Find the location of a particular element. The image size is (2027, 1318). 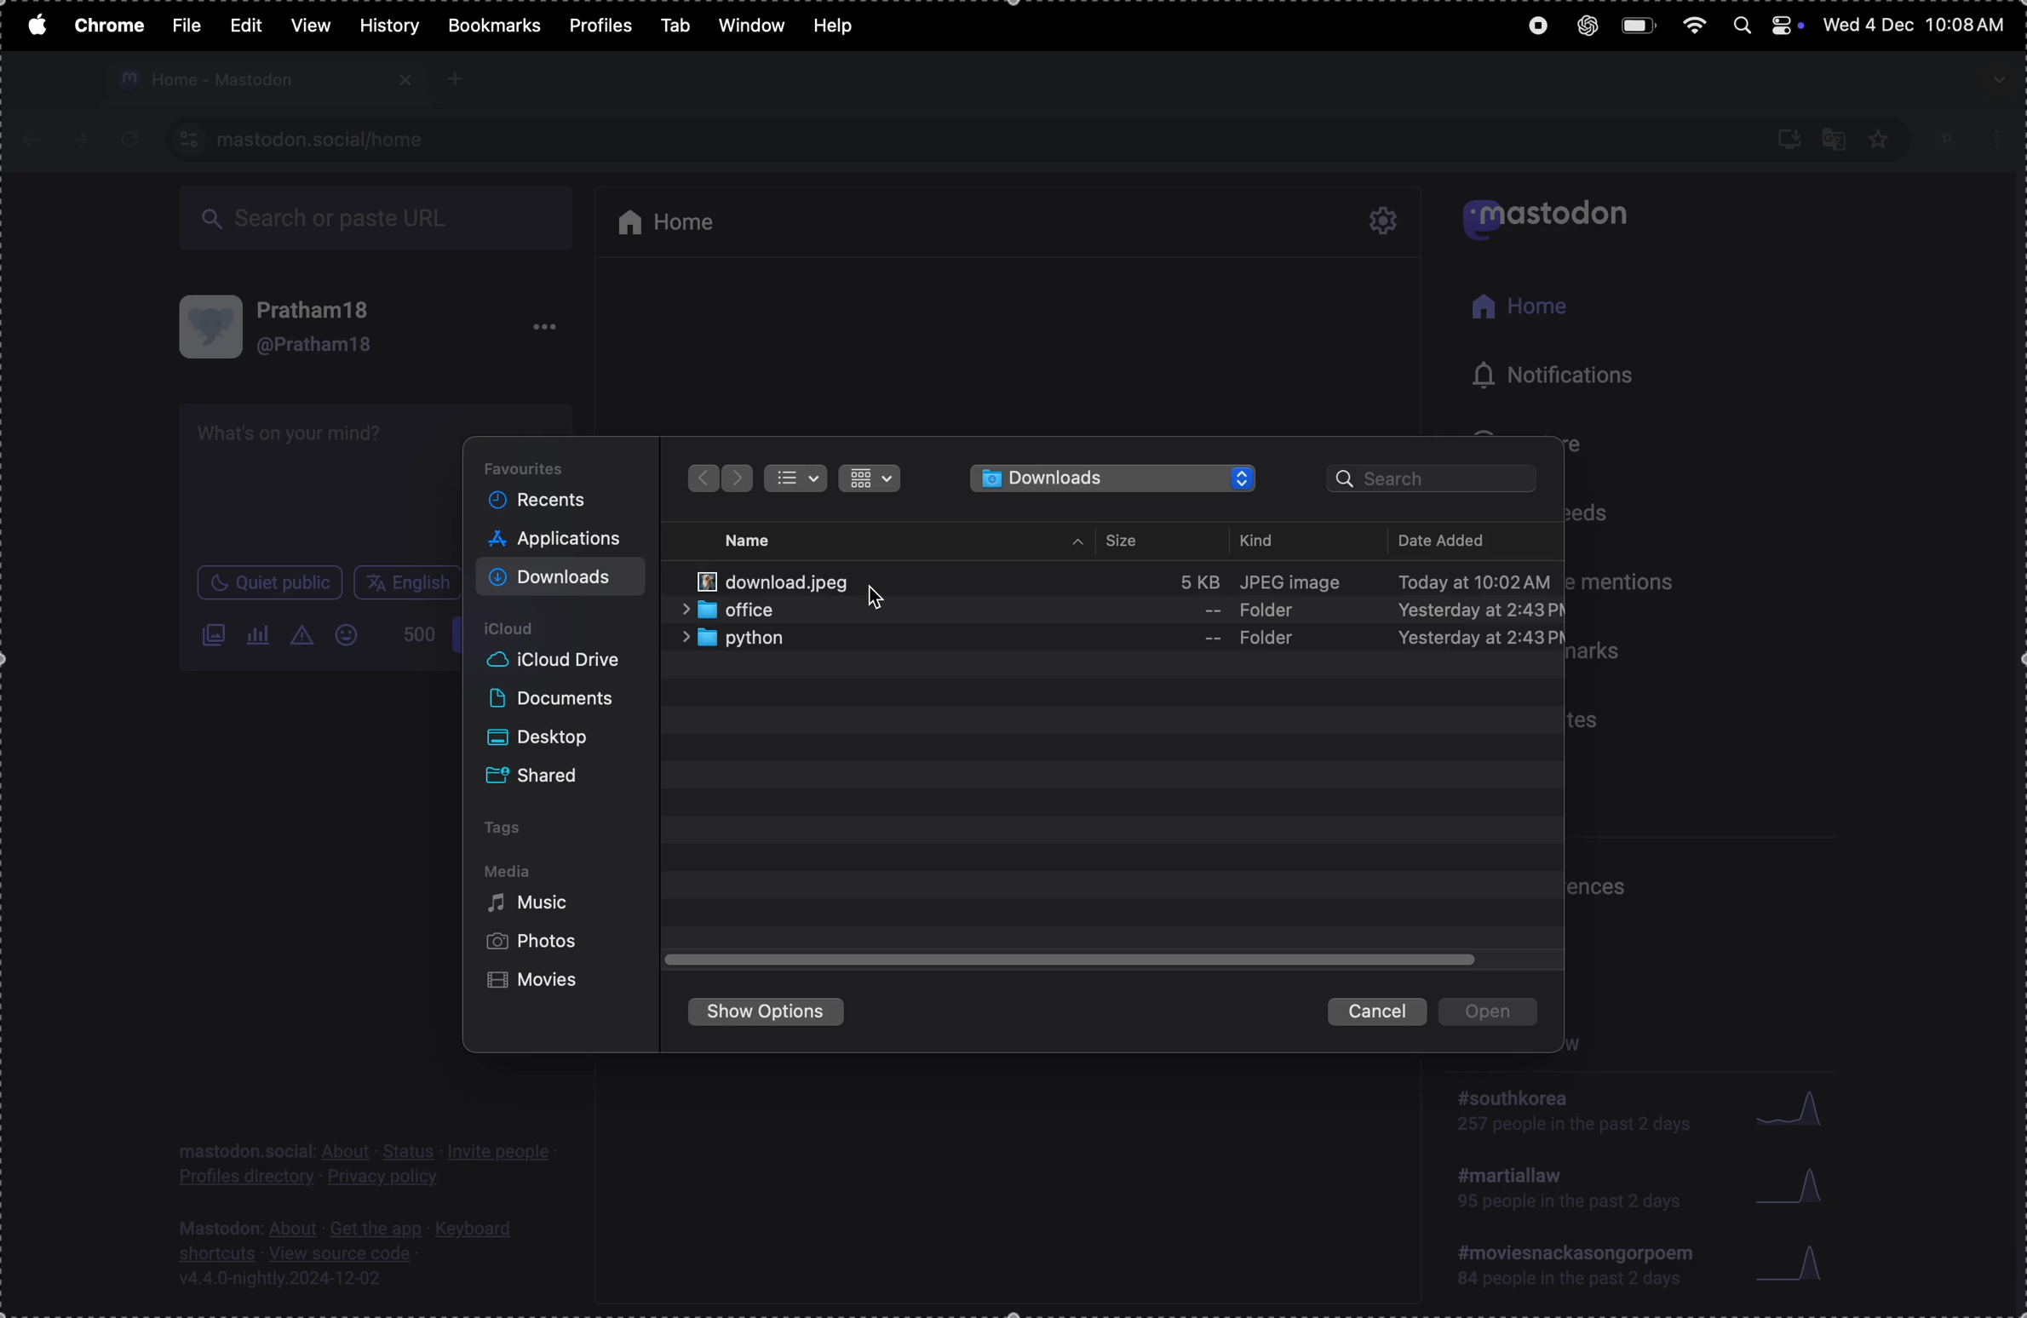

tags is located at coordinates (512, 828).